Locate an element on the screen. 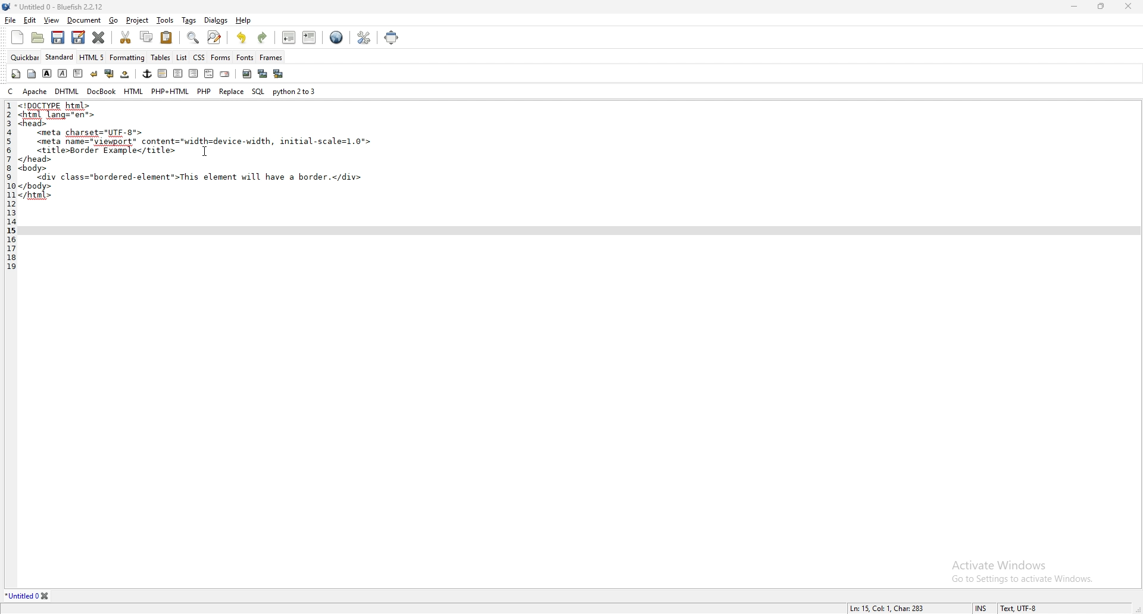  close current file is located at coordinates (98, 37).